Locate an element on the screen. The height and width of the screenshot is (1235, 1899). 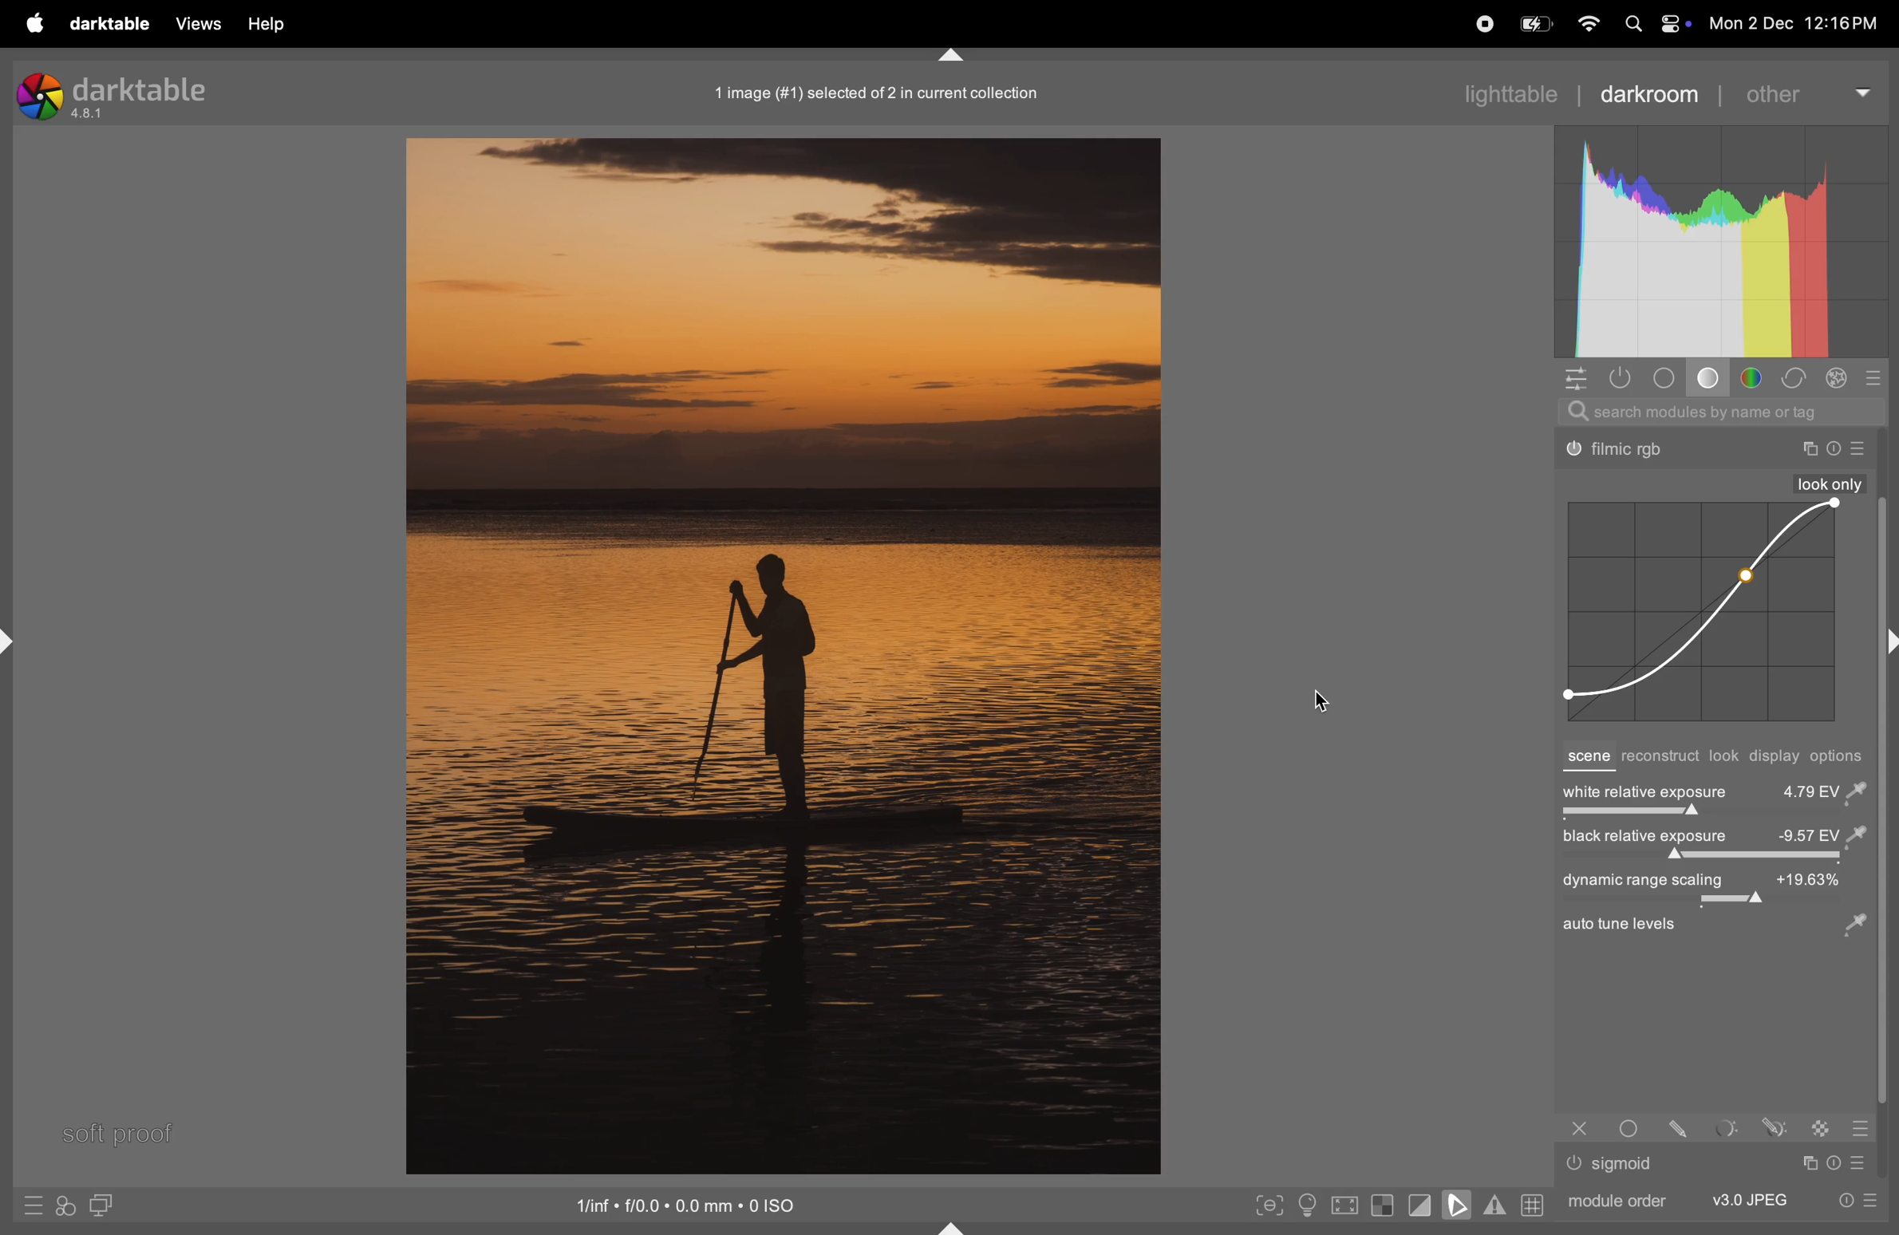
toggle iso is located at coordinates (1312, 1206).